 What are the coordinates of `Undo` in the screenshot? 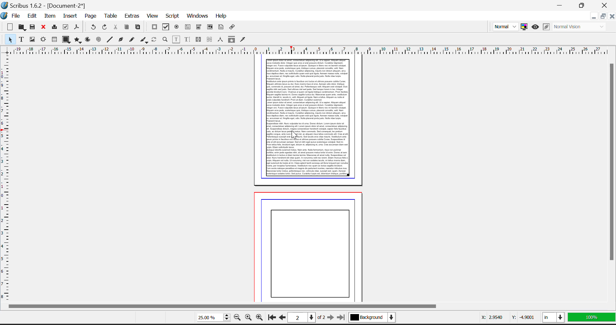 It's located at (93, 27).